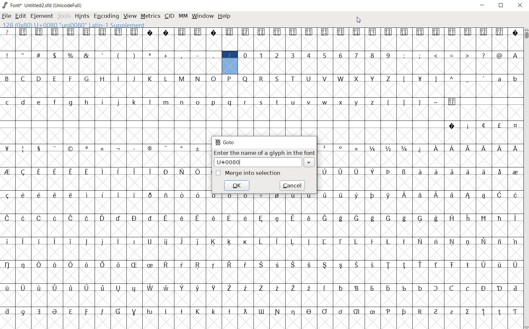 Image resolution: width=529 pixels, height=329 pixels. I want to click on glyph, so click(310, 218).